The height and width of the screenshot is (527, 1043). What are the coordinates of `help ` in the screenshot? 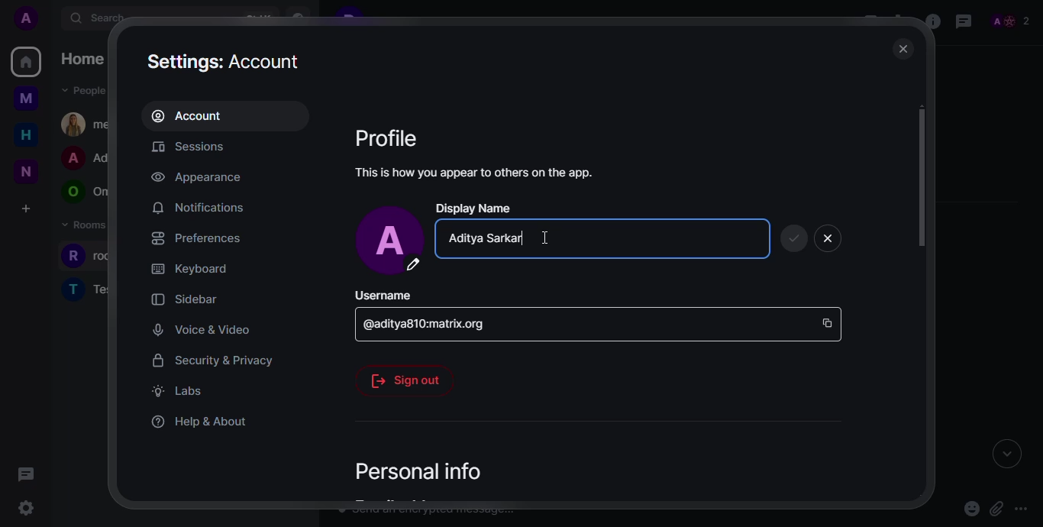 It's located at (200, 421).